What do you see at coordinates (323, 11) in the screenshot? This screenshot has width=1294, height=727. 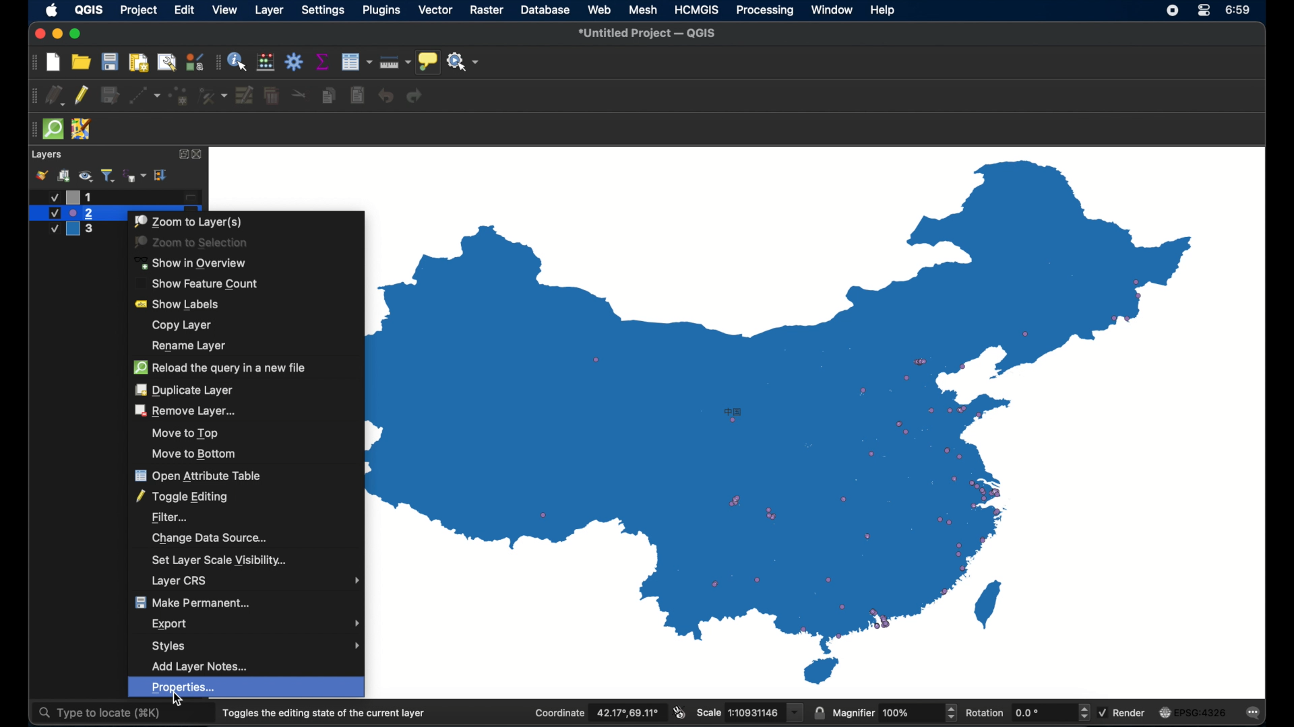 I see `settings` at bounding box center [323, 11].